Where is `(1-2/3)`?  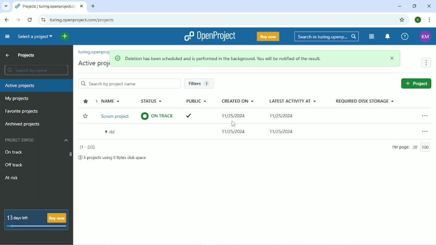 (1-2/3) is located at coordinates (88, 147).